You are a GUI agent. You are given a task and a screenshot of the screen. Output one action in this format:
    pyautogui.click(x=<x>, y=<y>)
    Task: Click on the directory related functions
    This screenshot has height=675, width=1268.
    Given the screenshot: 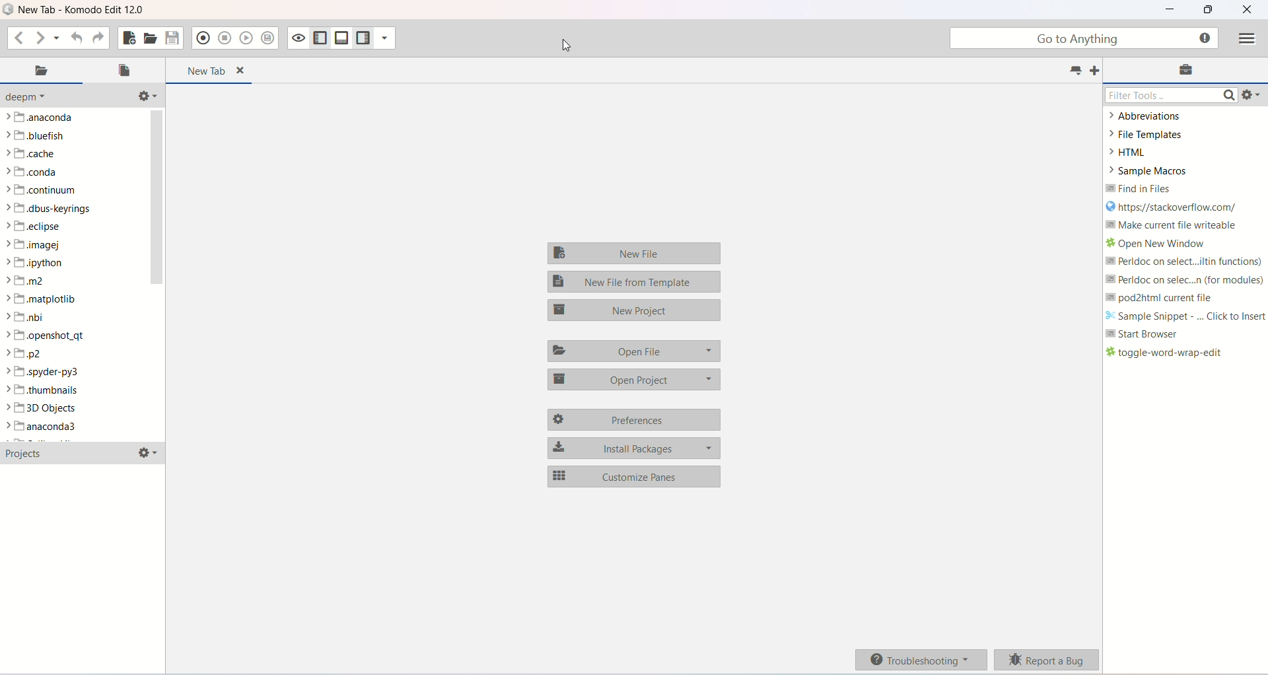 What is the action you would take?
    pyautogui.click(x=145, y=97)
    